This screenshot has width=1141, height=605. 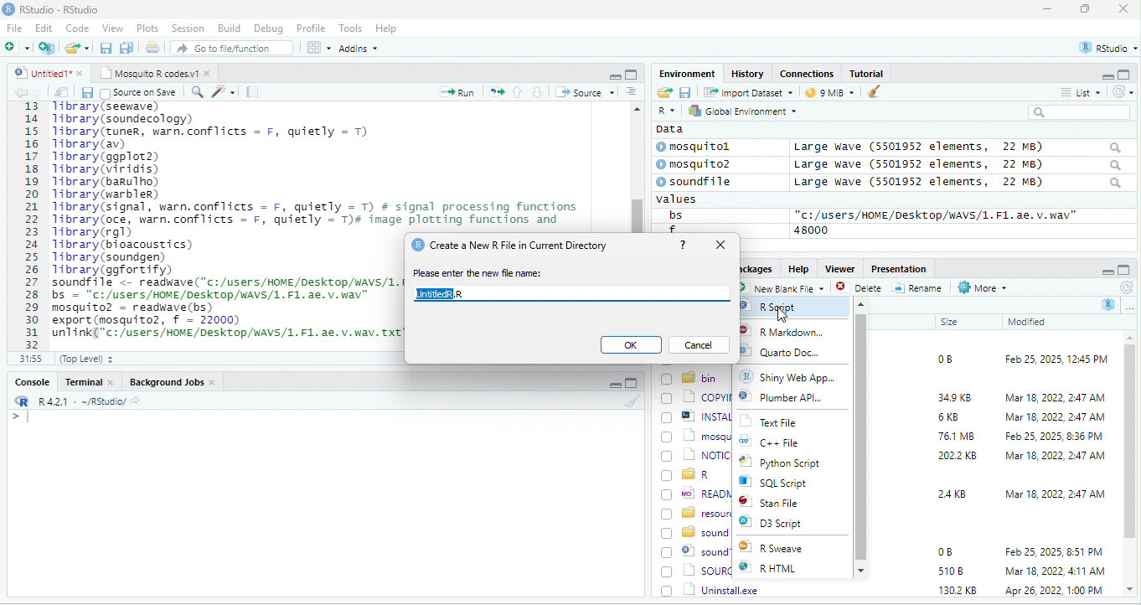 I want to click on Size, so click(x=950, y=323).